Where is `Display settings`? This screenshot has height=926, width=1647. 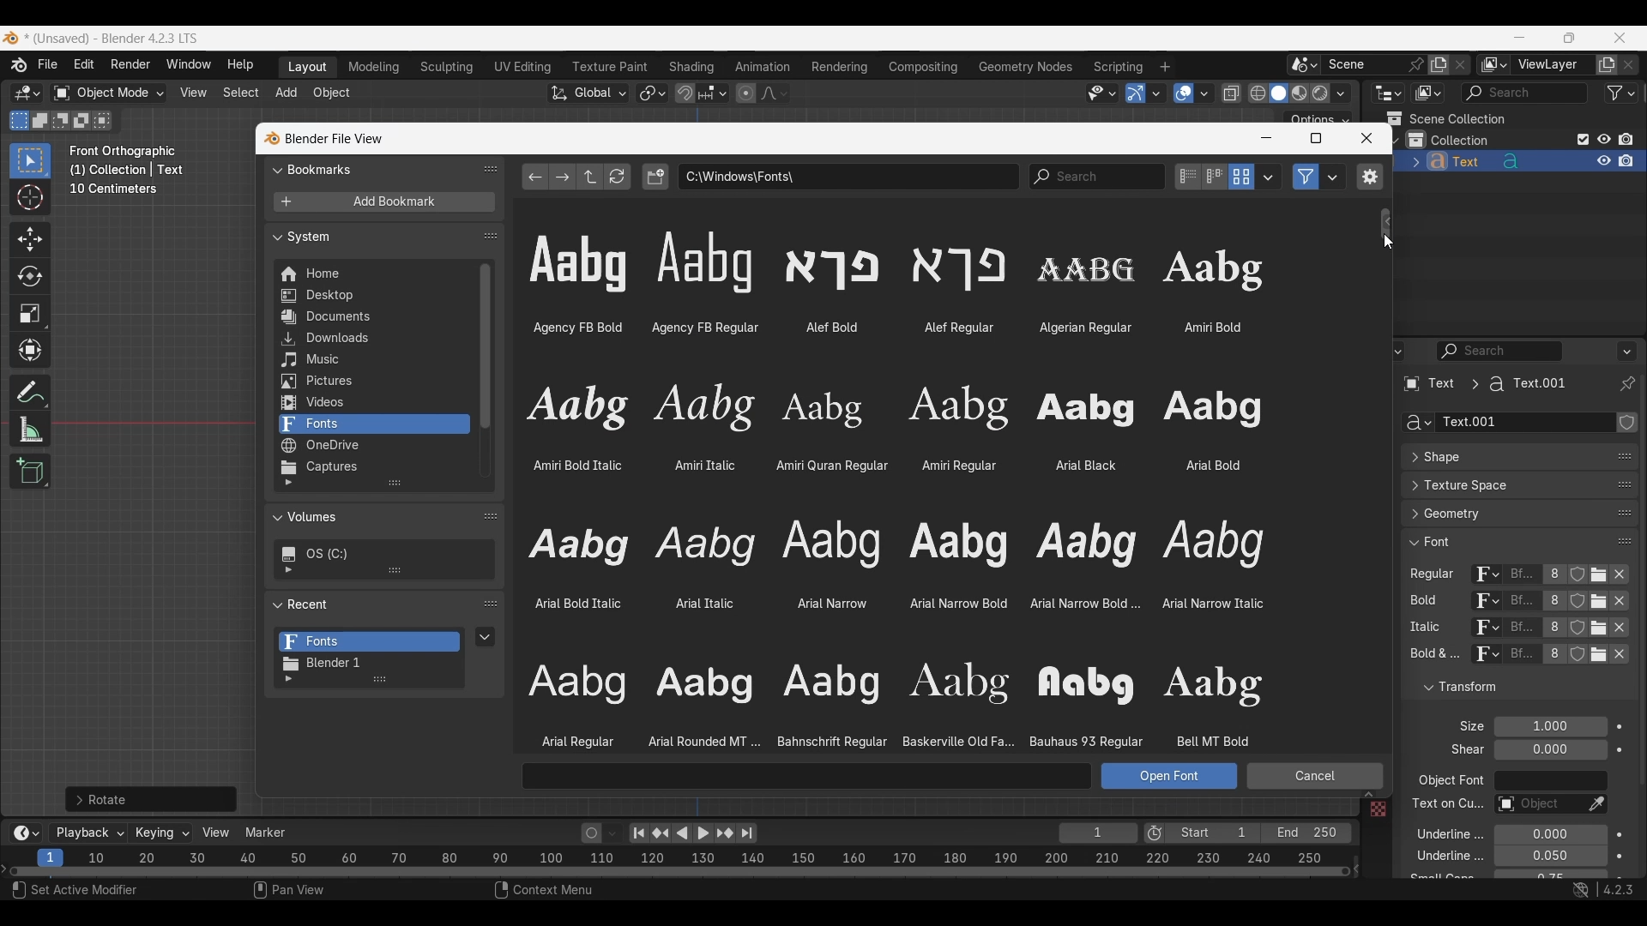 Display settings is located at coordinates (1269, 177).